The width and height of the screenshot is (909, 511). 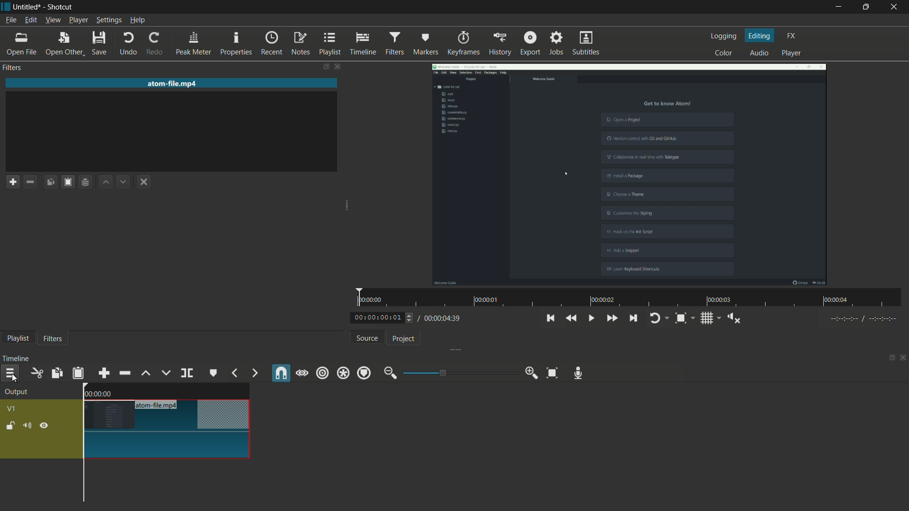 I want to click on atom-file.mp4, so click(x=160, y=405).